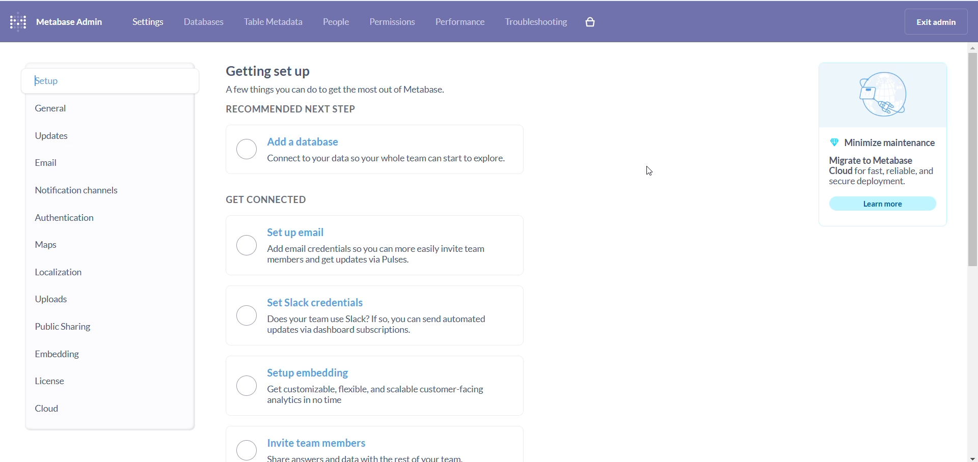  I want to click on setup email radio button, so click(236, 246).